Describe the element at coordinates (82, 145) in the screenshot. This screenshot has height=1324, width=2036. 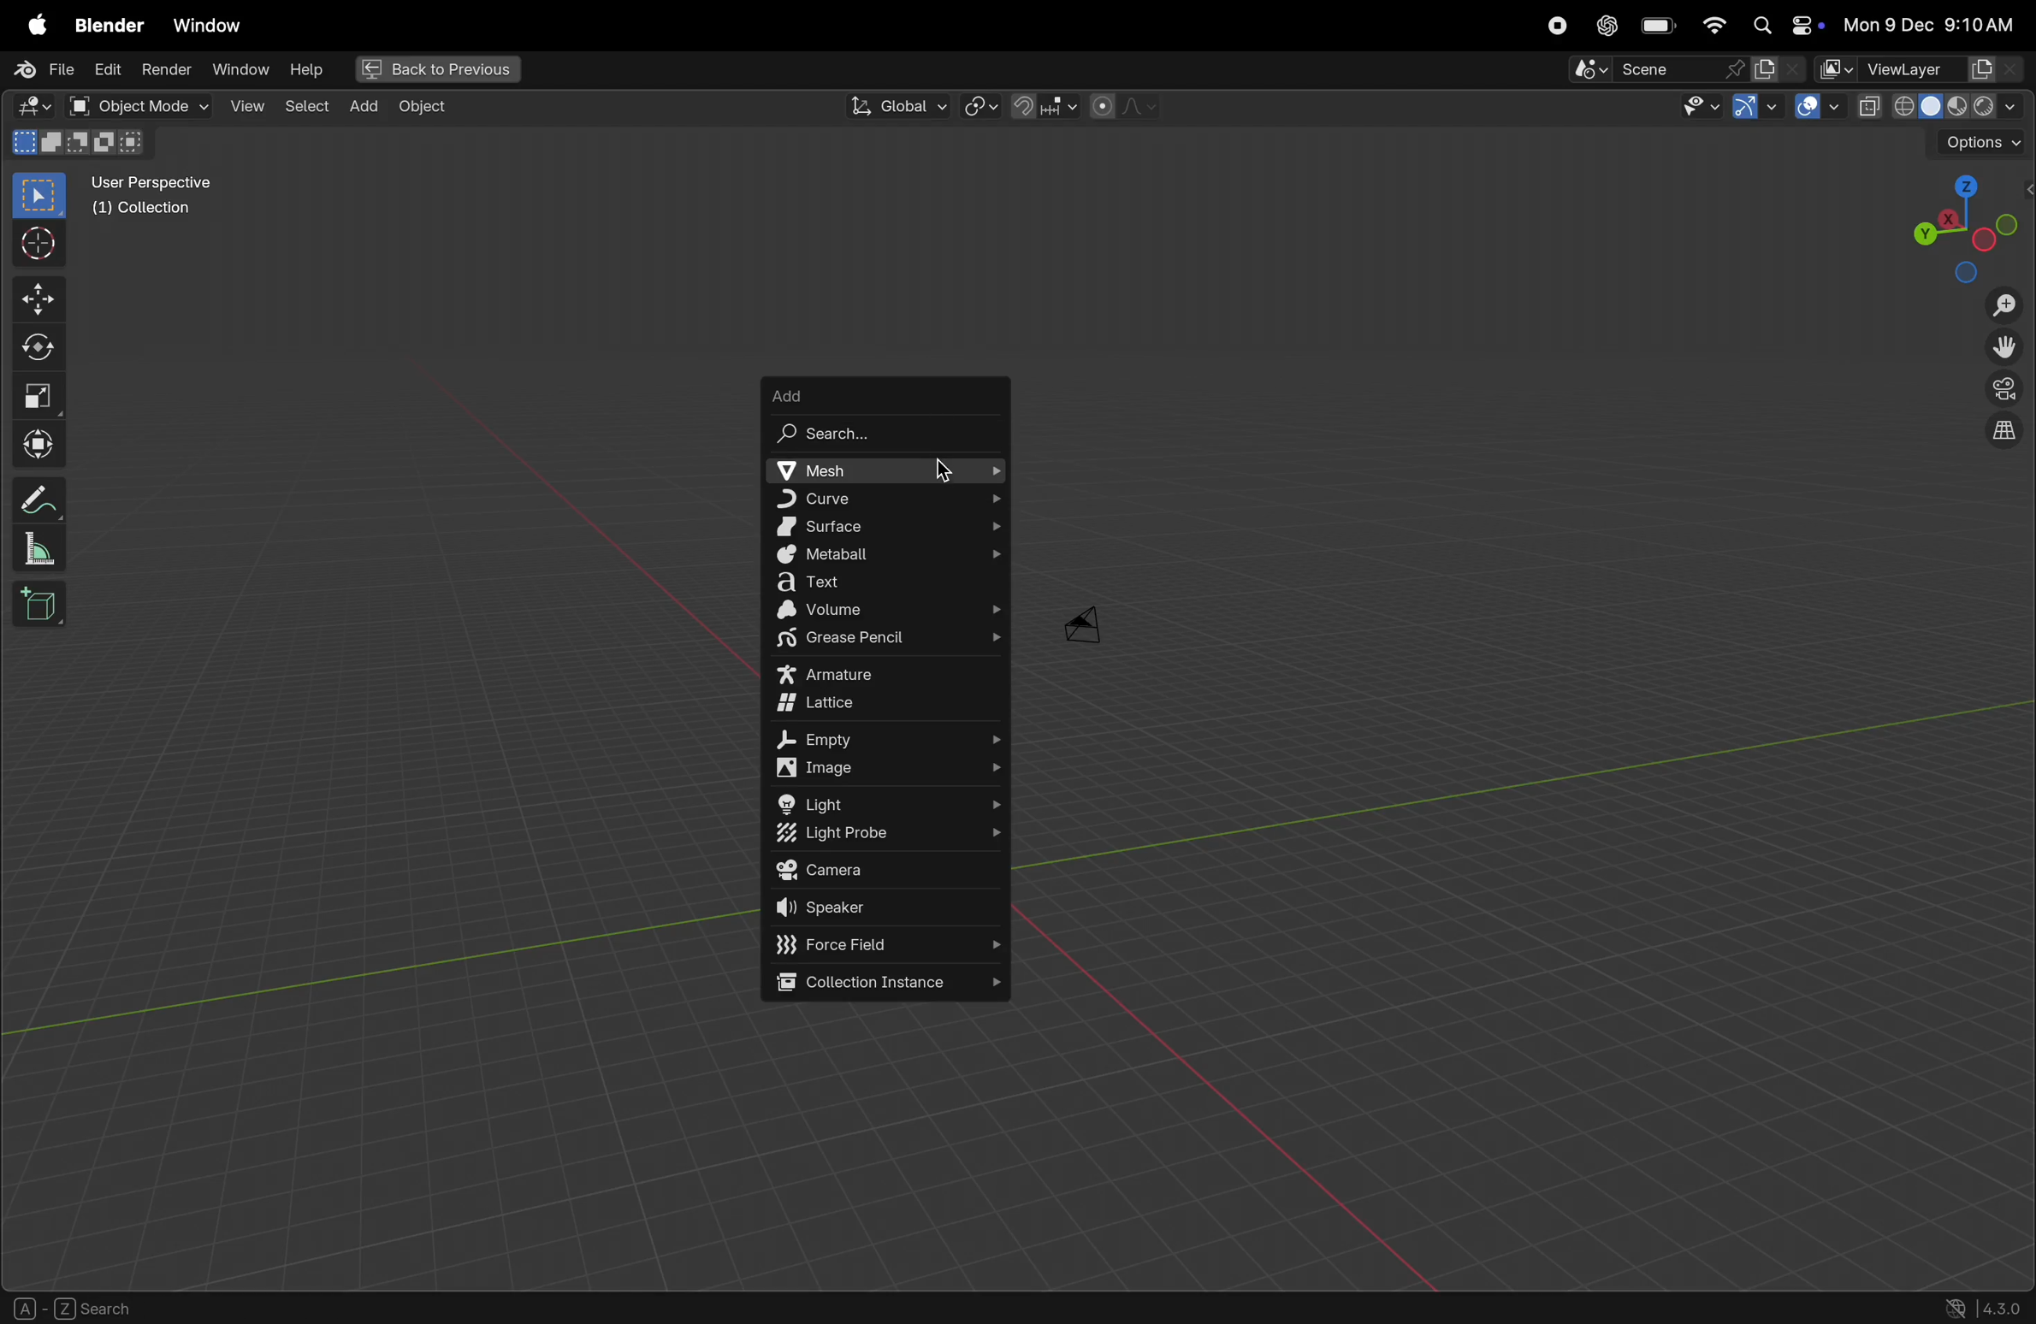
I see `mode` at that location.